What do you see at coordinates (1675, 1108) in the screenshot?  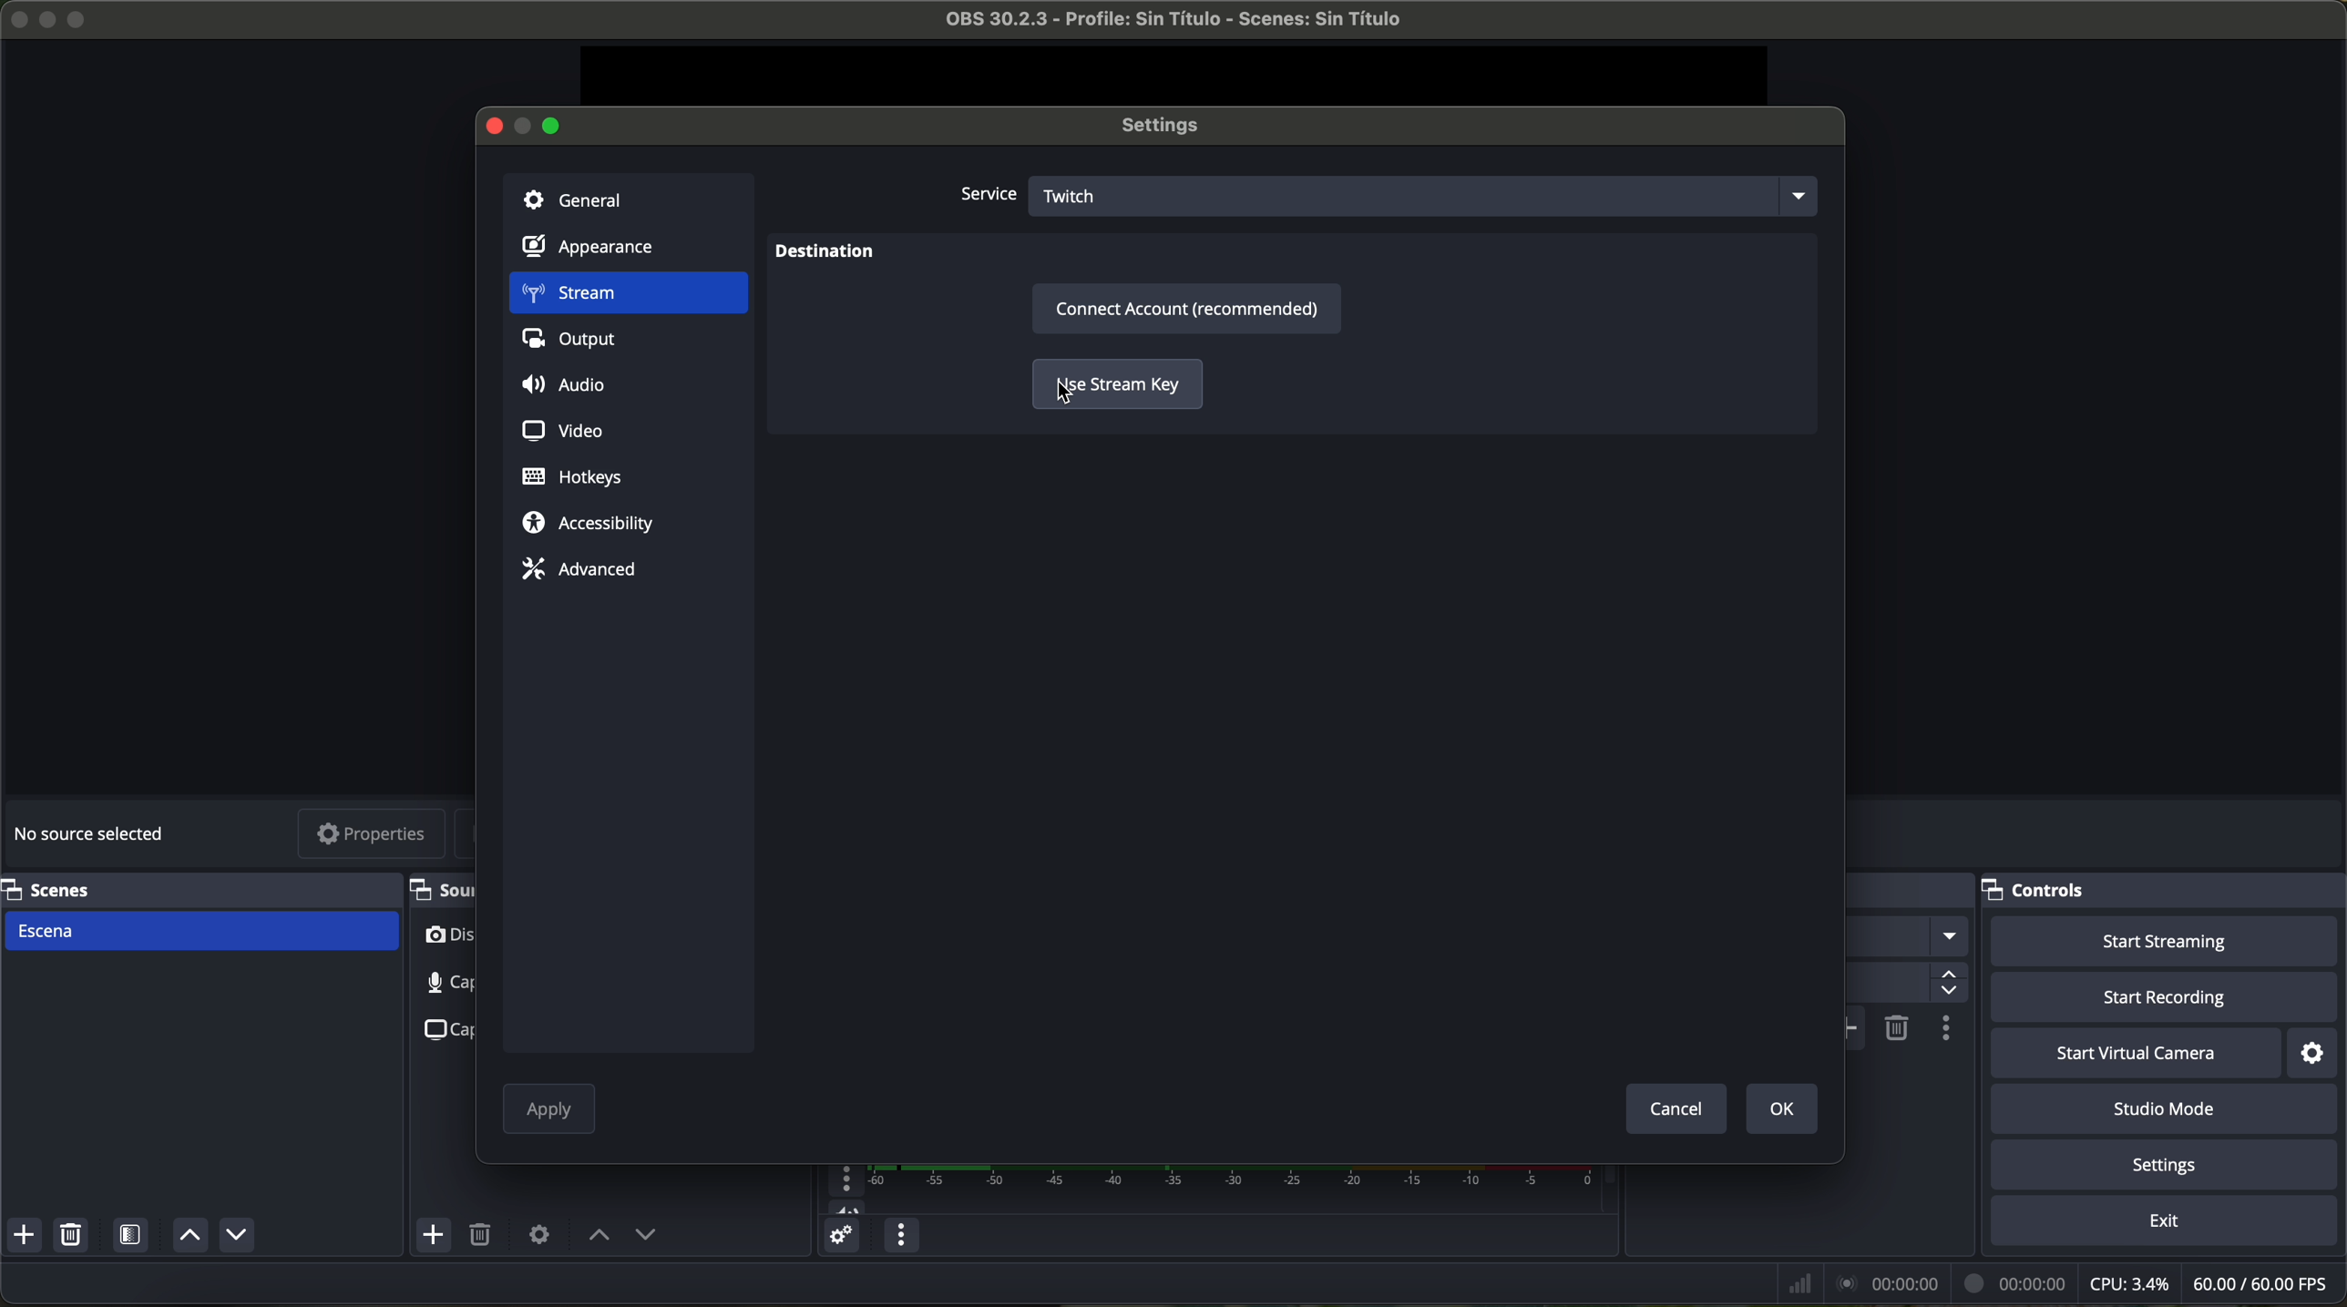 I see `cancel` at bounding box center [1675, 1108].